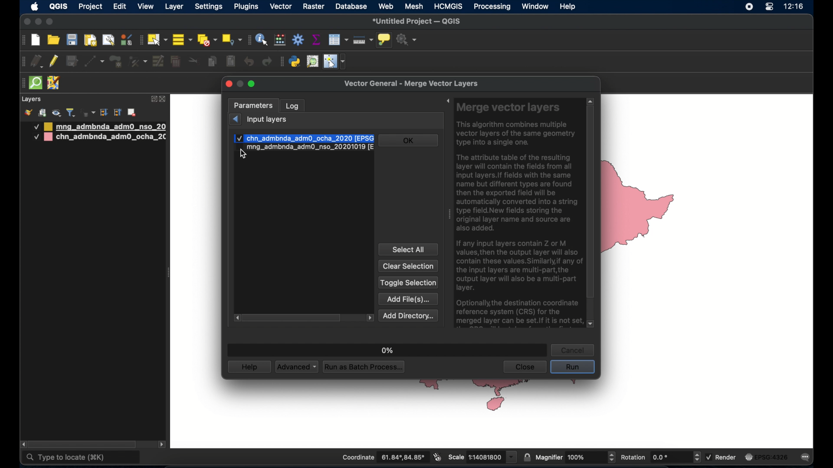  Describe the element at coordinates (568, 6) in the screenshot. I see `help` at that location.